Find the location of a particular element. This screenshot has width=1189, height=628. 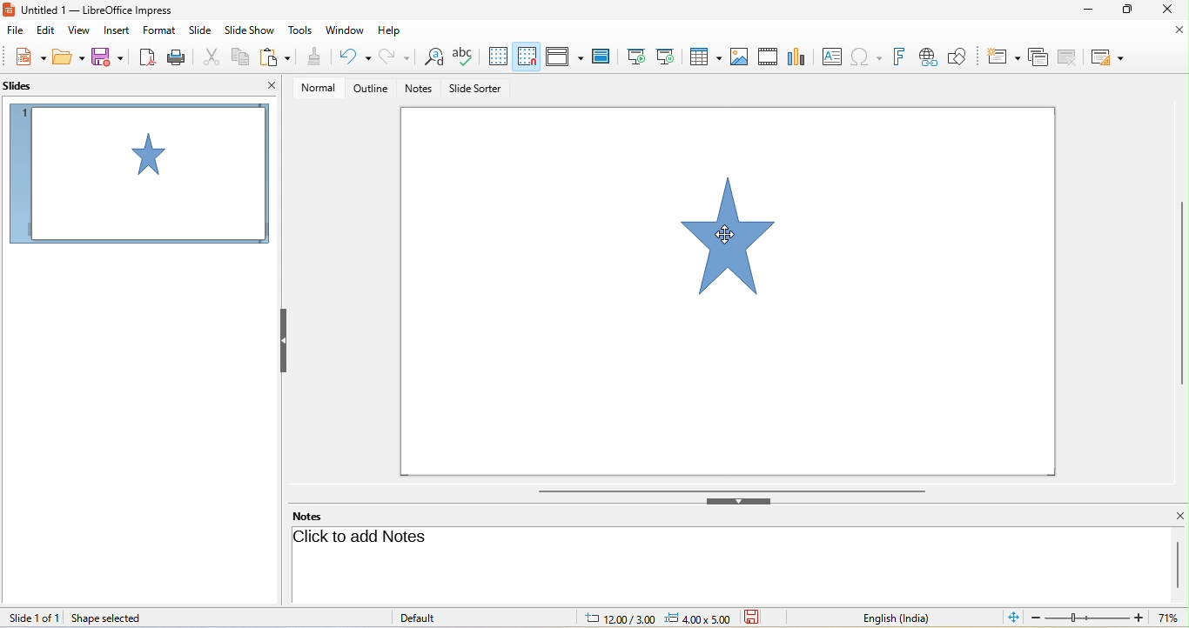

hyperlink is located at coordinates (928, 57).